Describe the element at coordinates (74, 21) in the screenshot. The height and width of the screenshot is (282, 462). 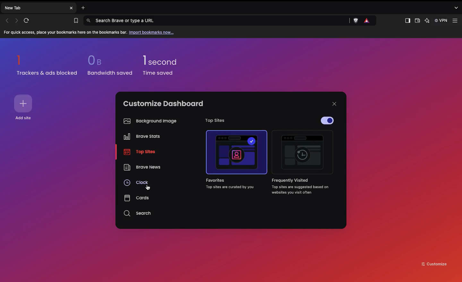
I see `Bookmarks` at that location.